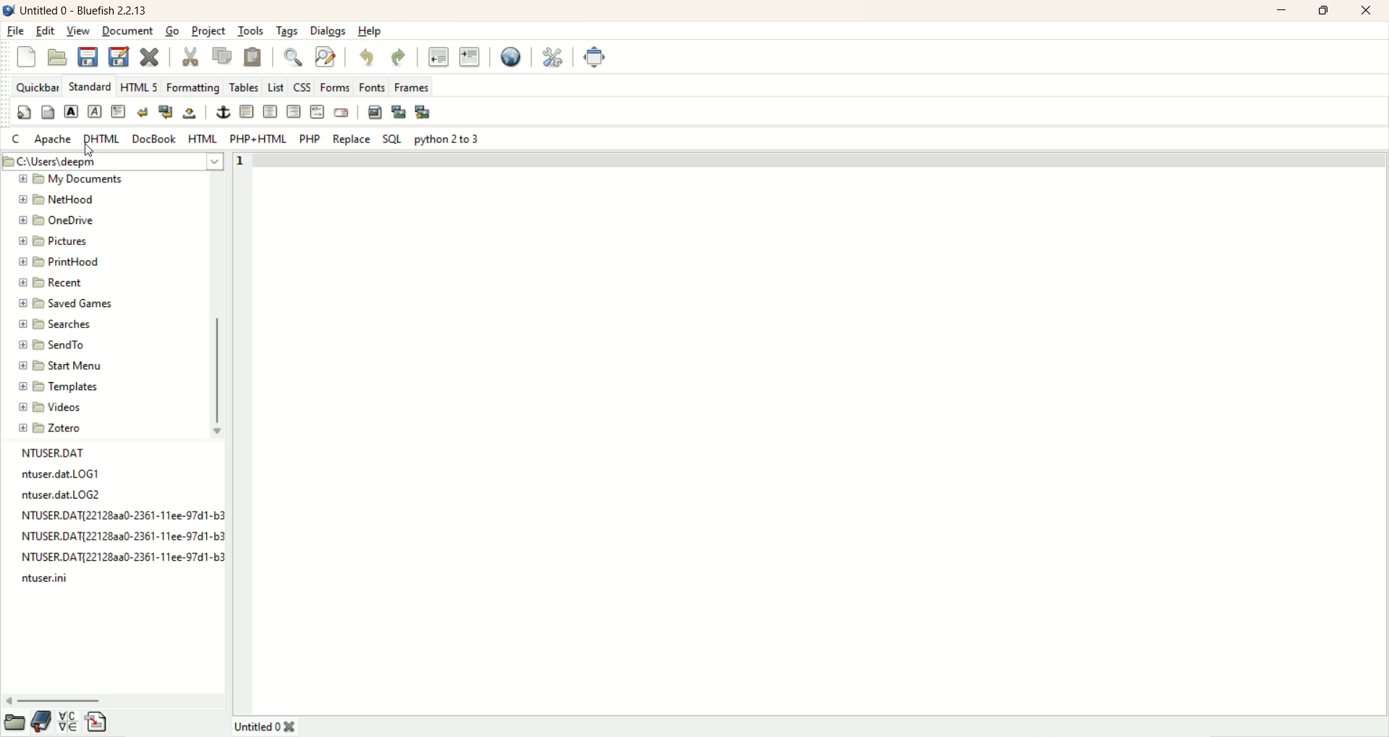  I want to click on HTML comment, so click(316, 112).